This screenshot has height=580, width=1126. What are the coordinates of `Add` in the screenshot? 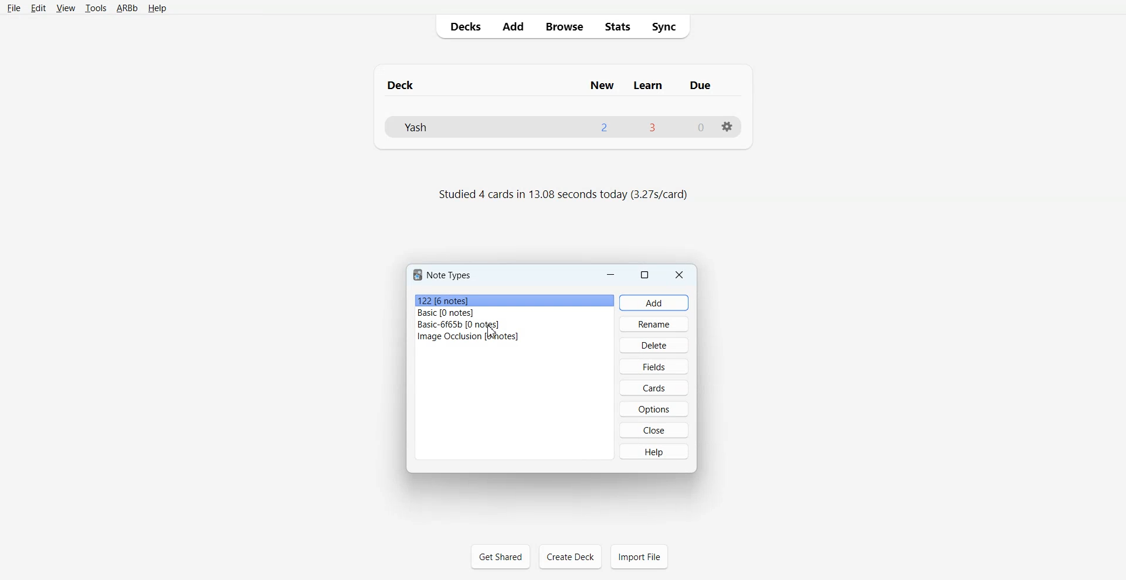 It's located at (654, 303).